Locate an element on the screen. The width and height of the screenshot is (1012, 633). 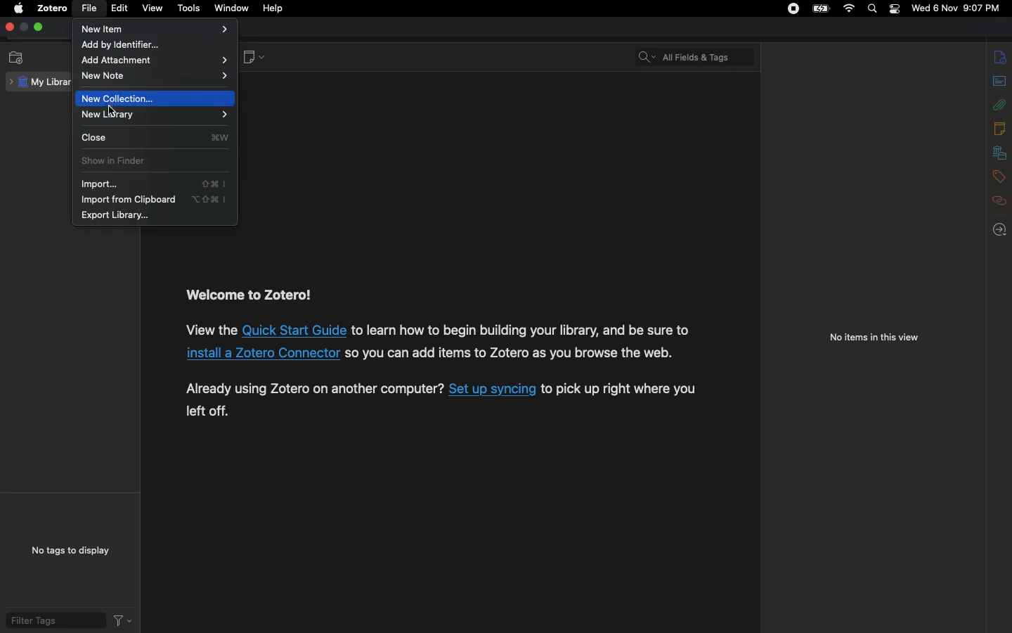
Zotero is located at coordinates (53, 8).